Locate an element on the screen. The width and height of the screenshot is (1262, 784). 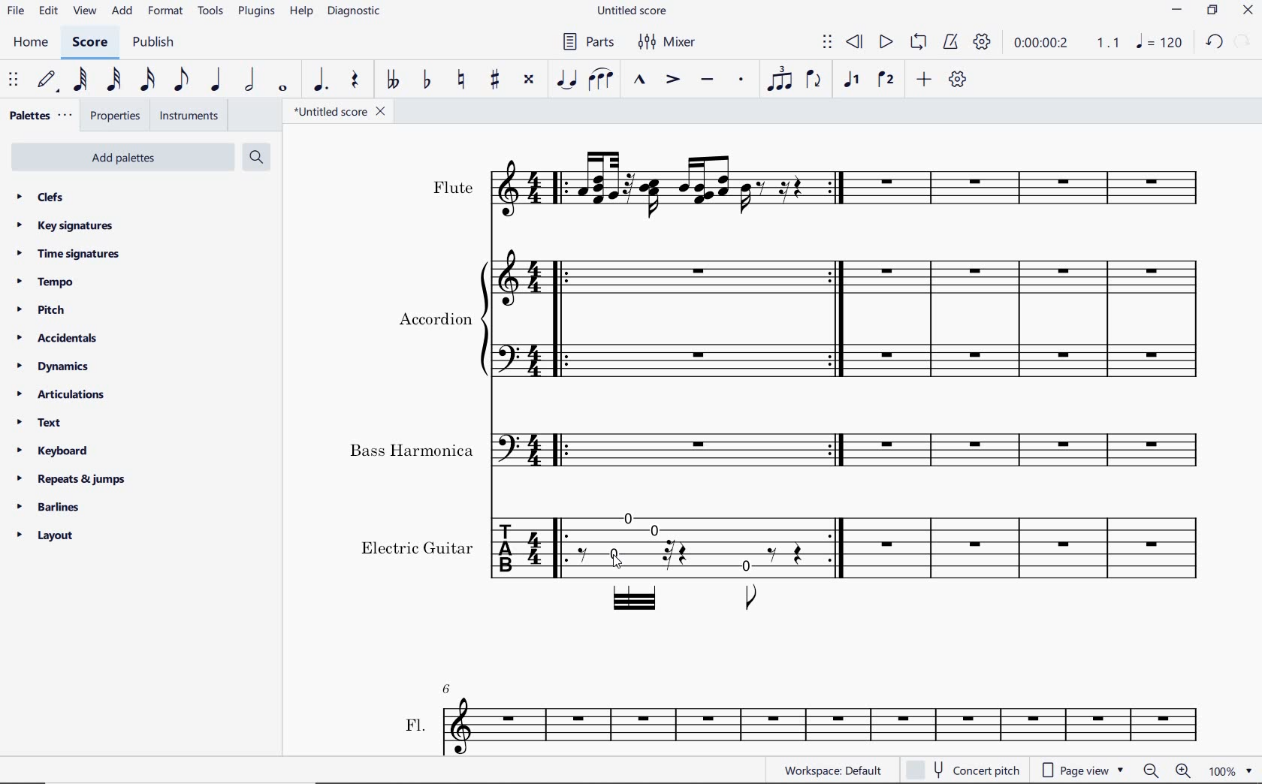
clefs is located at coordinates (41, 197).